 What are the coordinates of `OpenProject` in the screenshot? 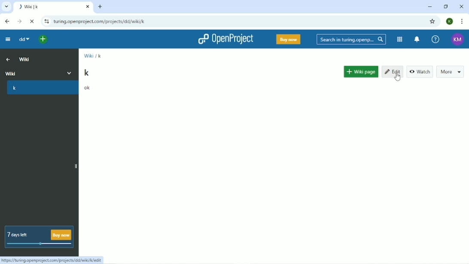 It's located at (225, 40).